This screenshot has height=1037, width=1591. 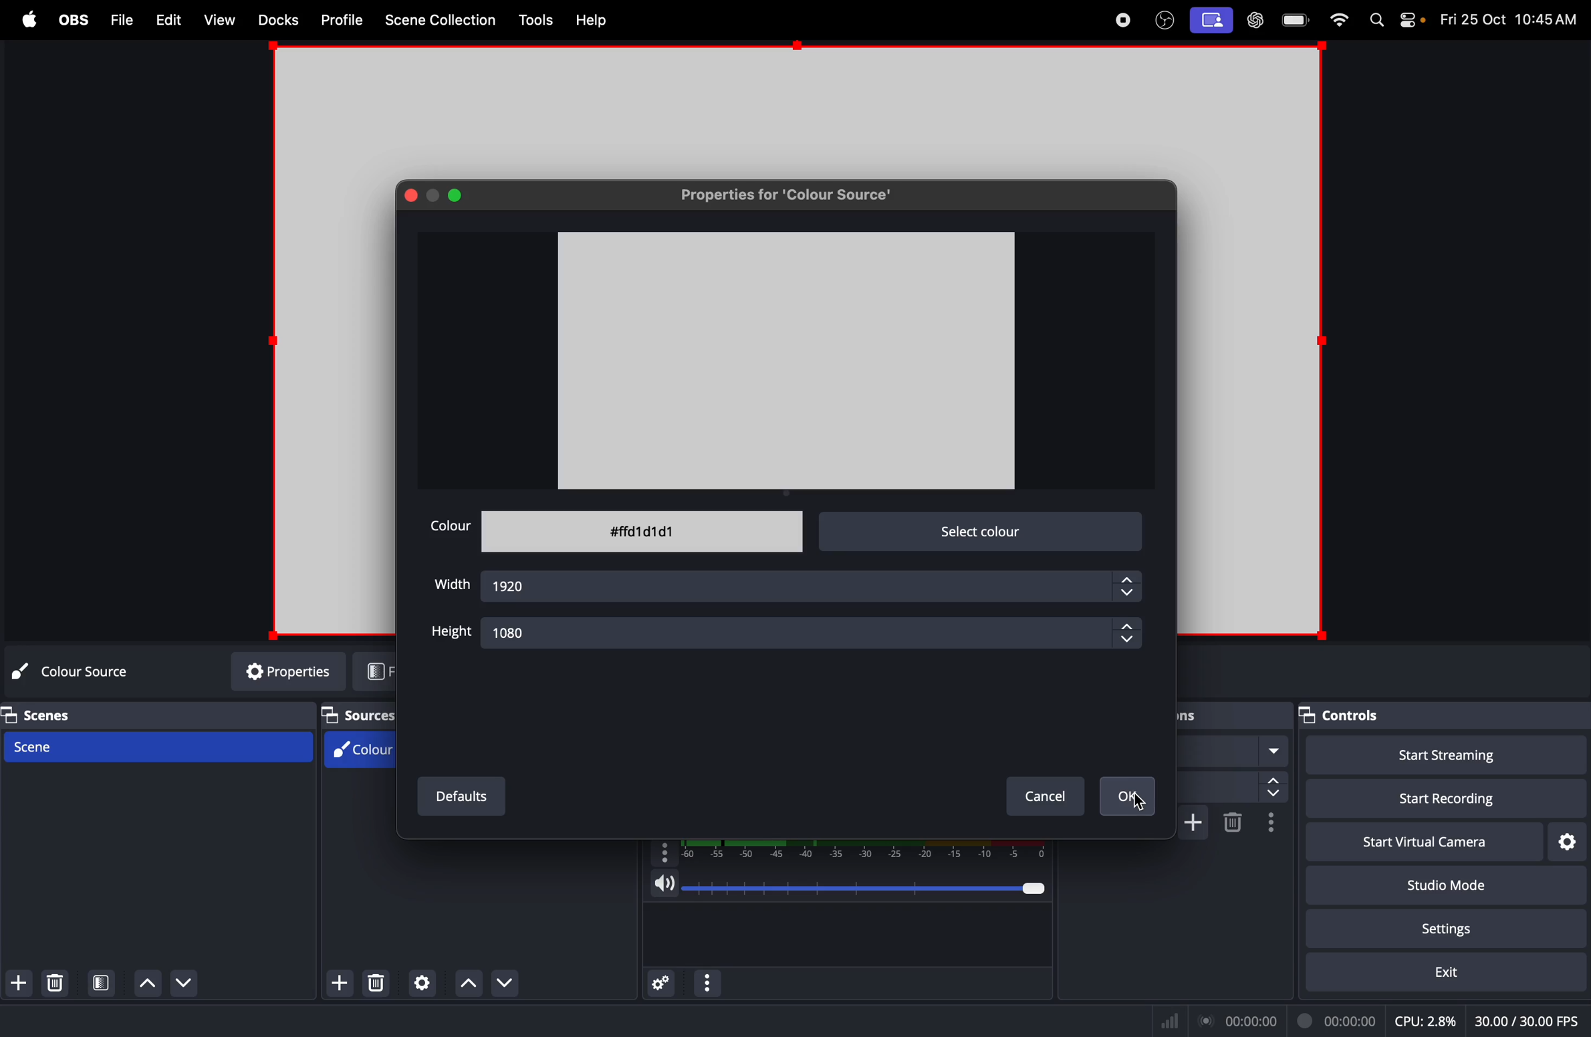 What do you see at coordinates (162, 744) in the screenshot?
I see `Scene` at bounding box center [162, 744].